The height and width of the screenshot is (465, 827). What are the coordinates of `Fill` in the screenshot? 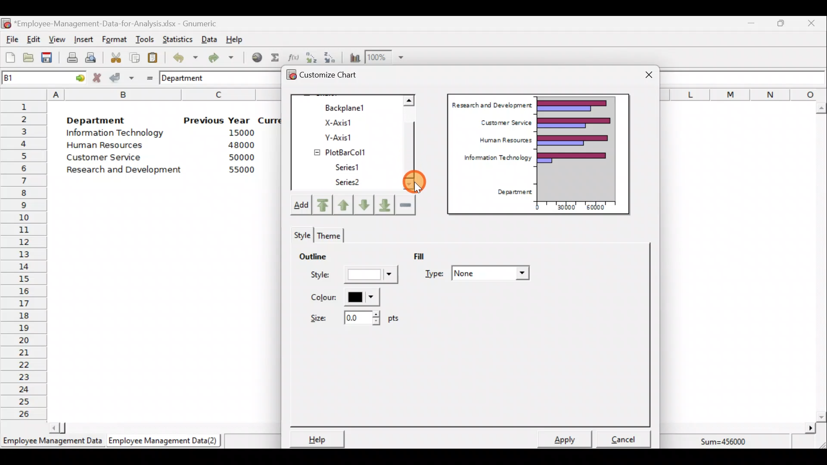 It's located at (426, 255).